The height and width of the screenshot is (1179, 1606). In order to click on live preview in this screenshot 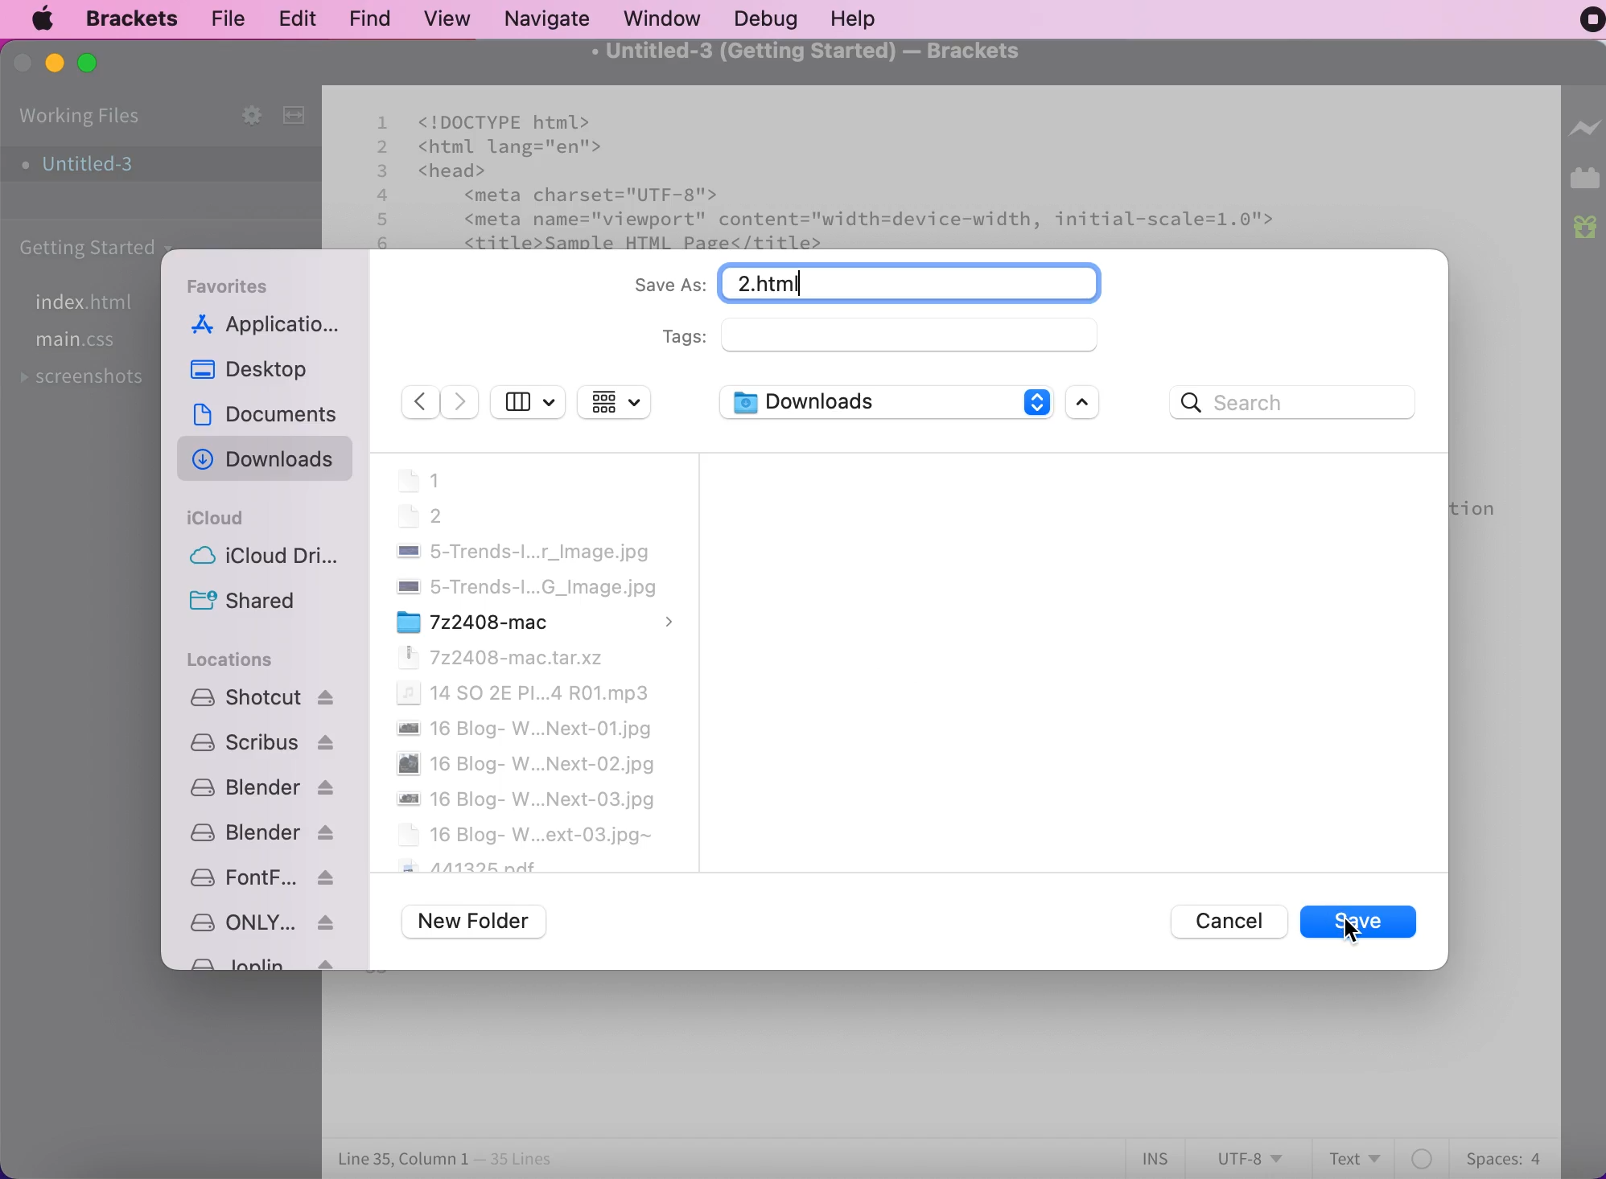, I will do `click(1582, 129)`.